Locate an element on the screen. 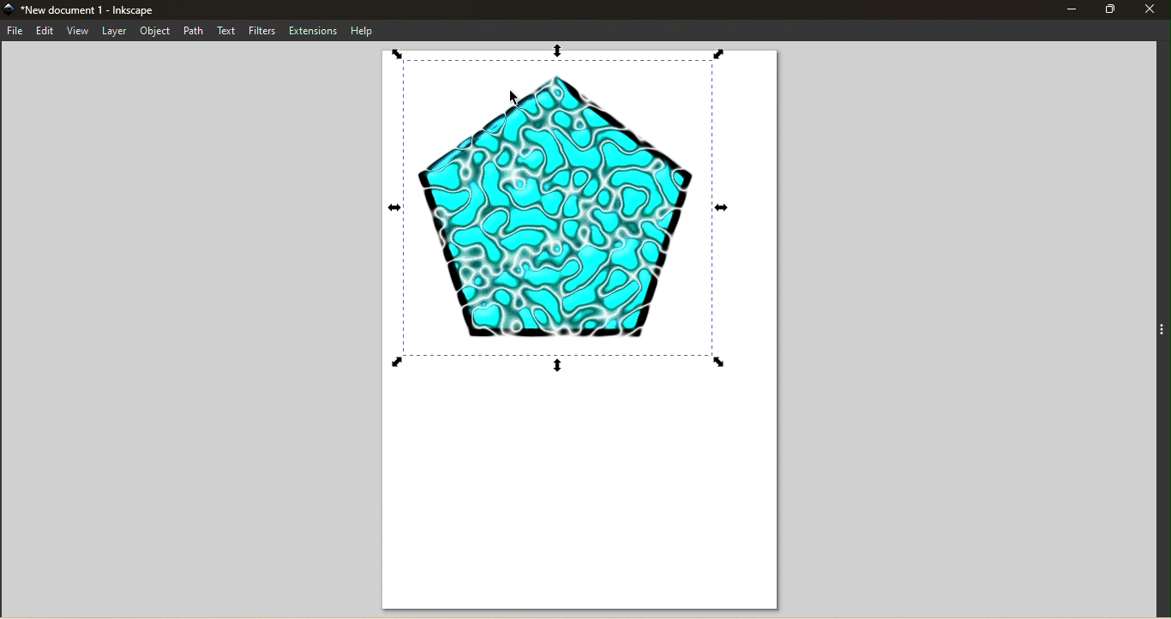 Image resolution: width=1171 pixels, height=619 pixels. View is located at coordinates (76, 31).